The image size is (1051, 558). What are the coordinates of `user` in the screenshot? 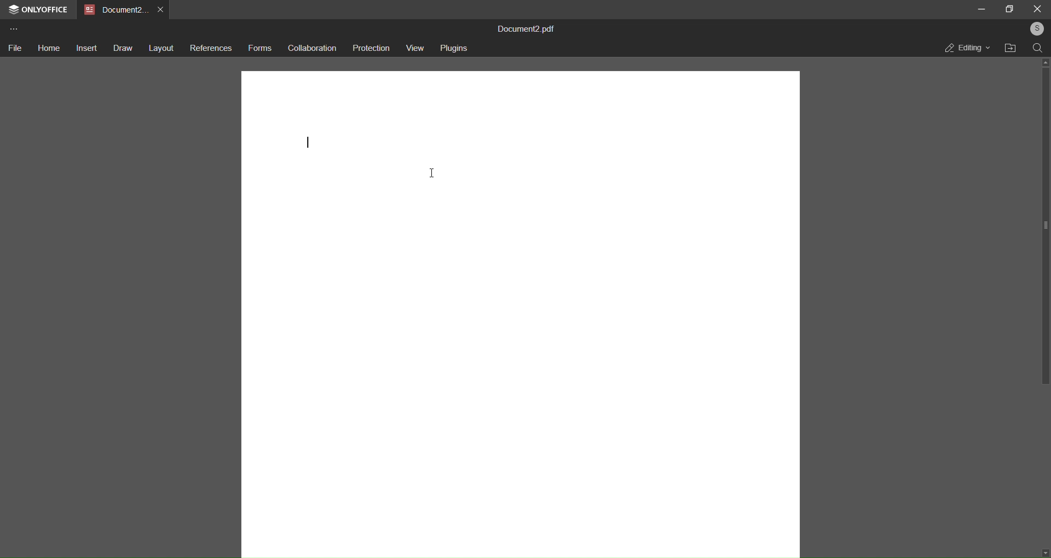 It's located at (1034, 28).